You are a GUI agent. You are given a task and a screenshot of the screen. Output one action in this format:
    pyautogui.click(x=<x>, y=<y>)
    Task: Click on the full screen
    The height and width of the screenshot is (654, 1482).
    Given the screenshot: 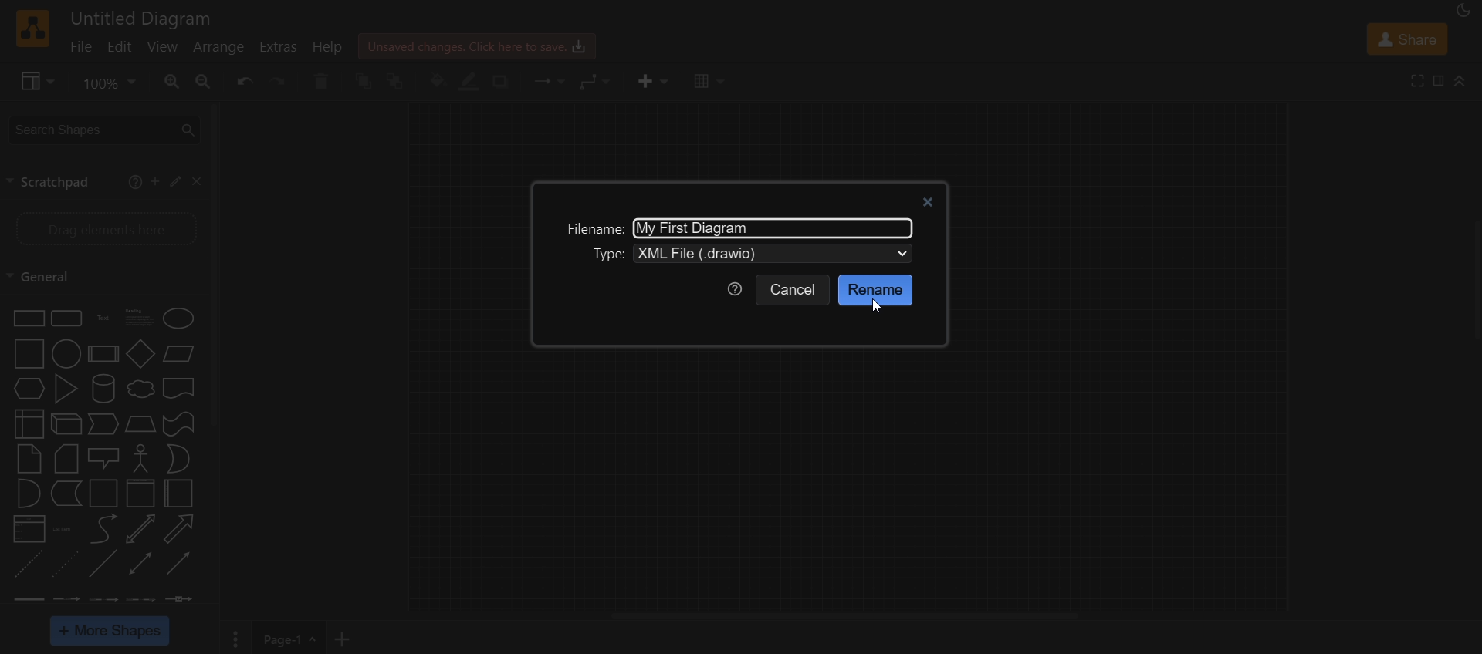 What is the action you would take?
    pyautogui.click(x=1419, y=80)
    